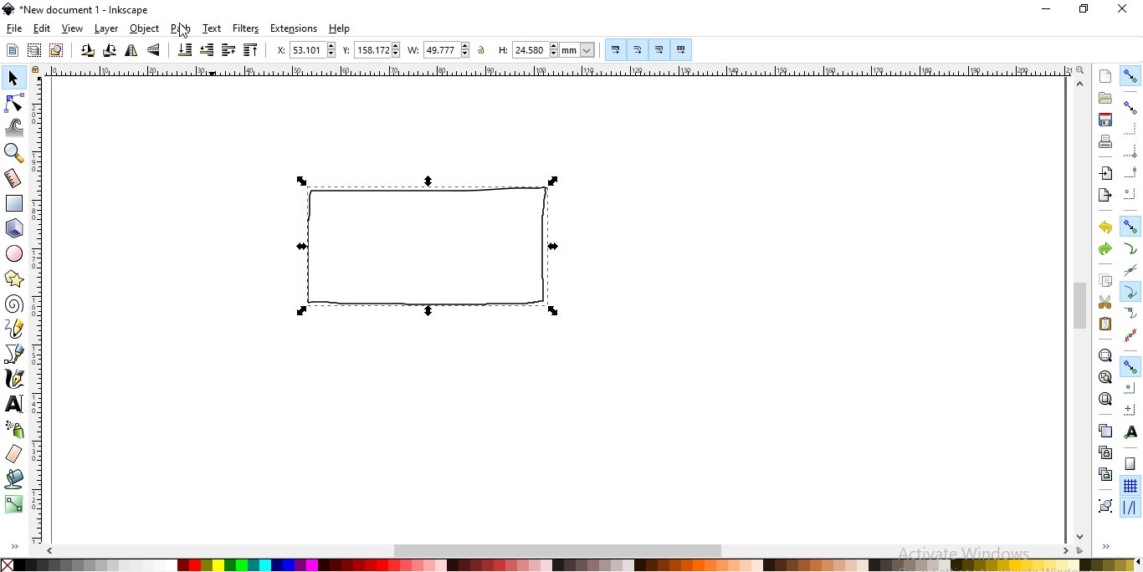 This screenshot has width=1143, height=572. I want to click on import a bitmap, so click(1106, 174).